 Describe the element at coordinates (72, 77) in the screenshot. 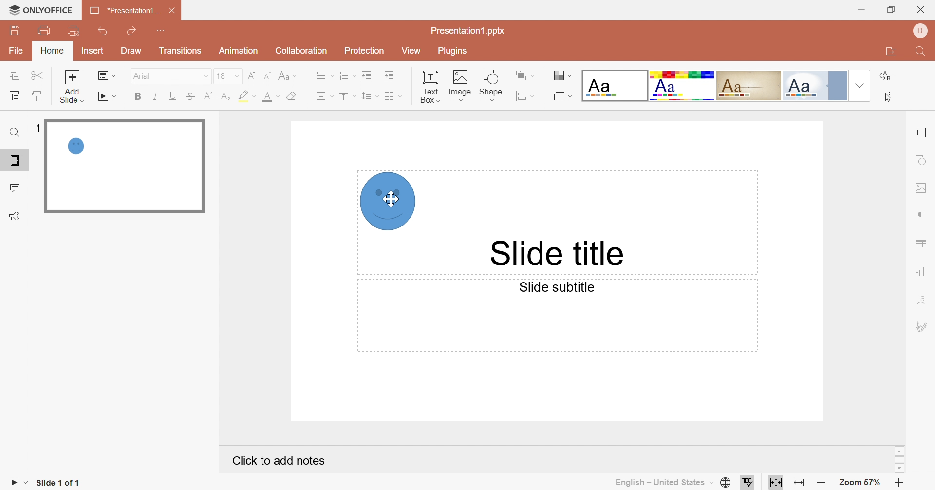

I see `Add slide` at that location.